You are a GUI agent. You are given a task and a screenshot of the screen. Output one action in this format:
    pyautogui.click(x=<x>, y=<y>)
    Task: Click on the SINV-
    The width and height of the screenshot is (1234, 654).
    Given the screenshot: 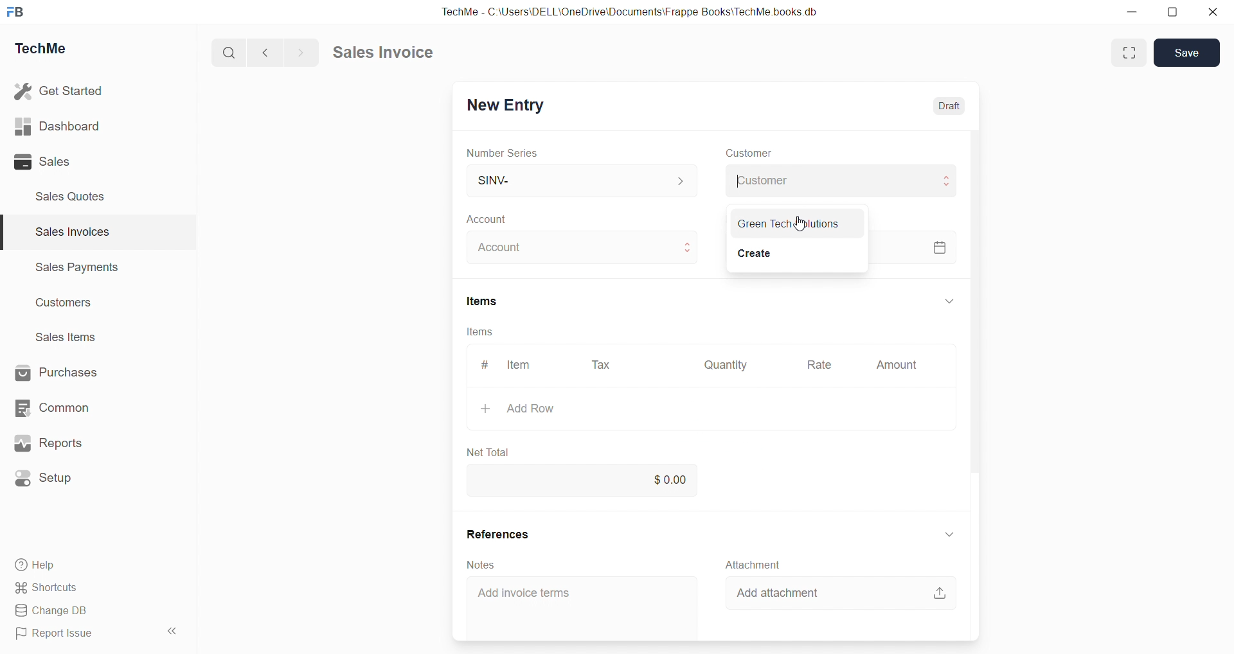 What is the action you would take?
    pyautogui.click(x=582, y=179)
    